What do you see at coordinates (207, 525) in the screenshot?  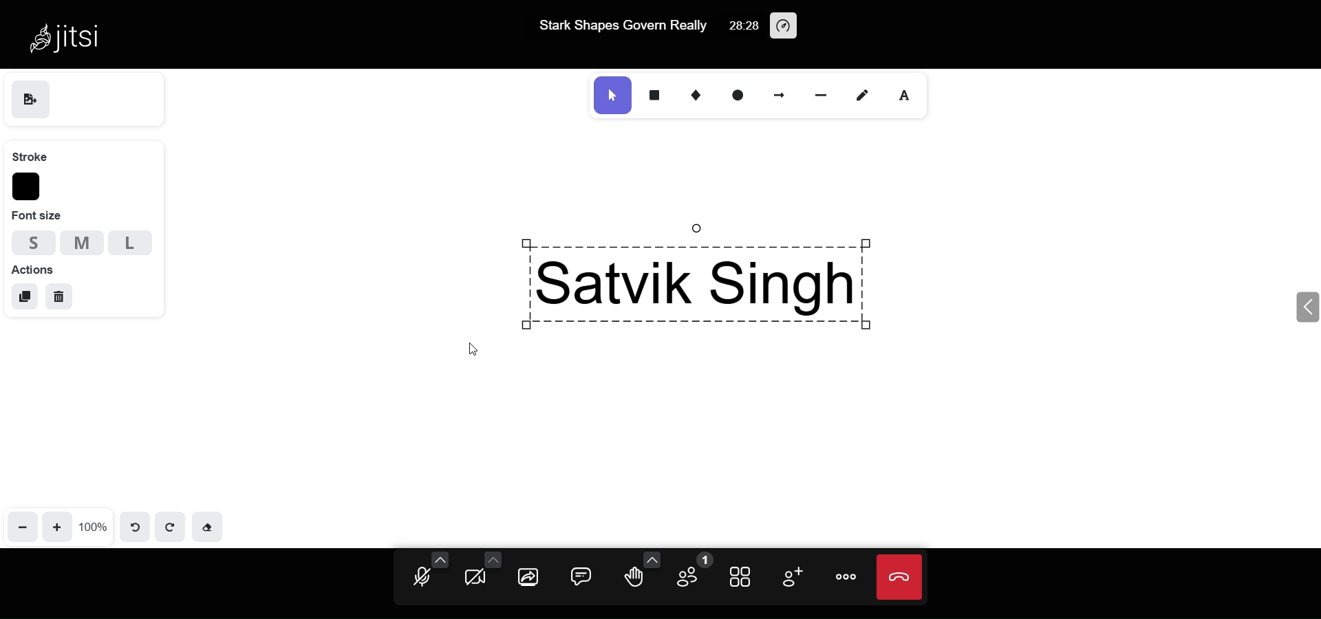 I see `eraser` at bounding box center [207, 525].